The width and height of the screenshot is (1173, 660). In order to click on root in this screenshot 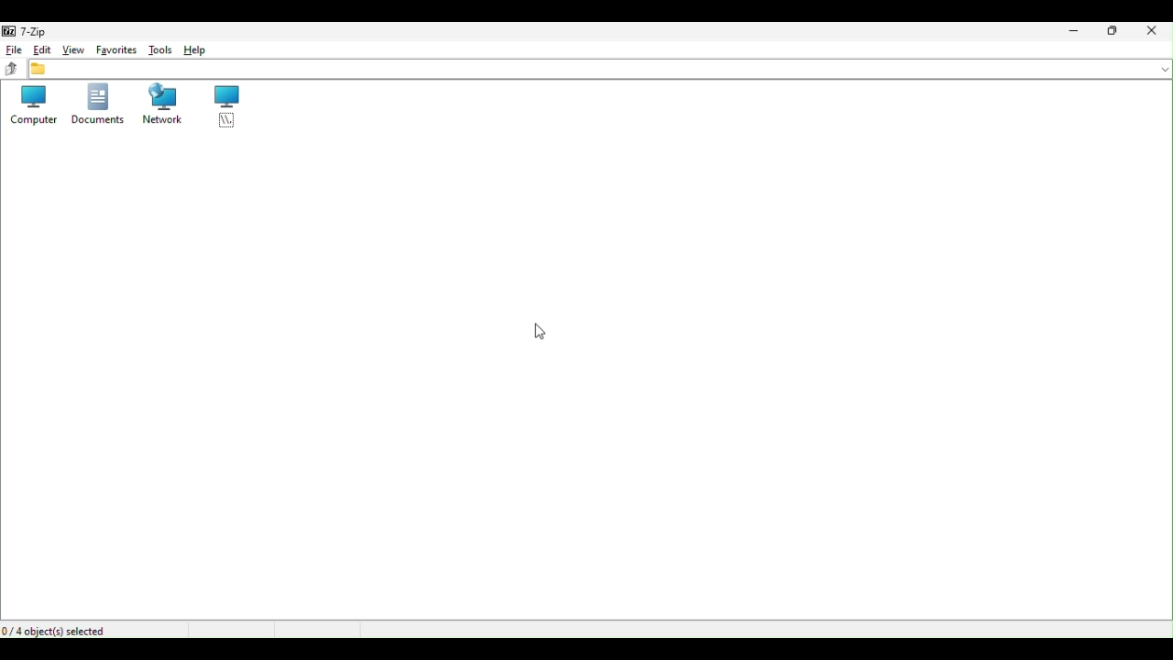, I will do `click(224, 105)`.